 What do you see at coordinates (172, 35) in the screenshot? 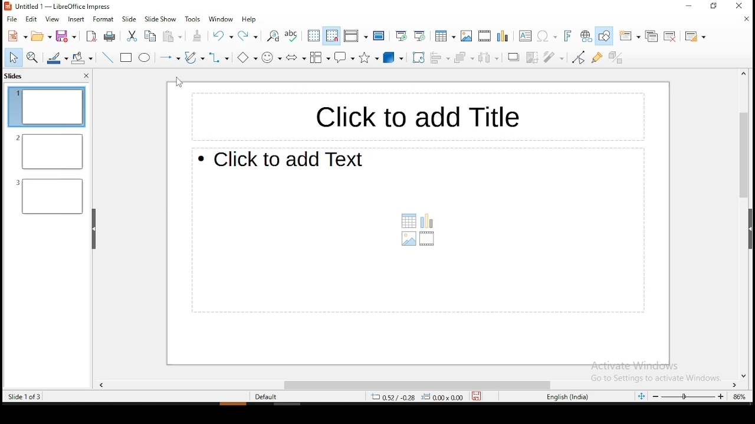
I see `paste` at bounding box center [172, 35].